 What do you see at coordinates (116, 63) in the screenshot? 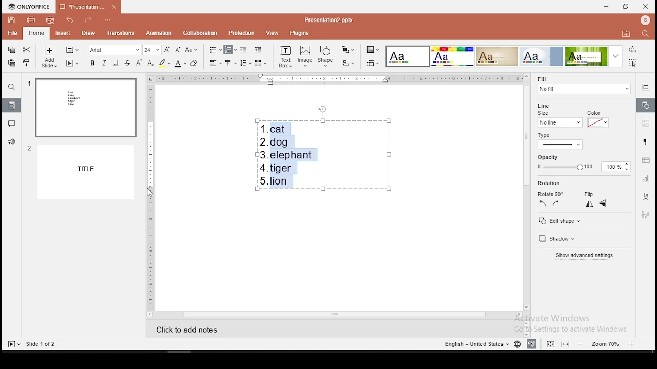
I see `underline` at bounding box center [116, 63].